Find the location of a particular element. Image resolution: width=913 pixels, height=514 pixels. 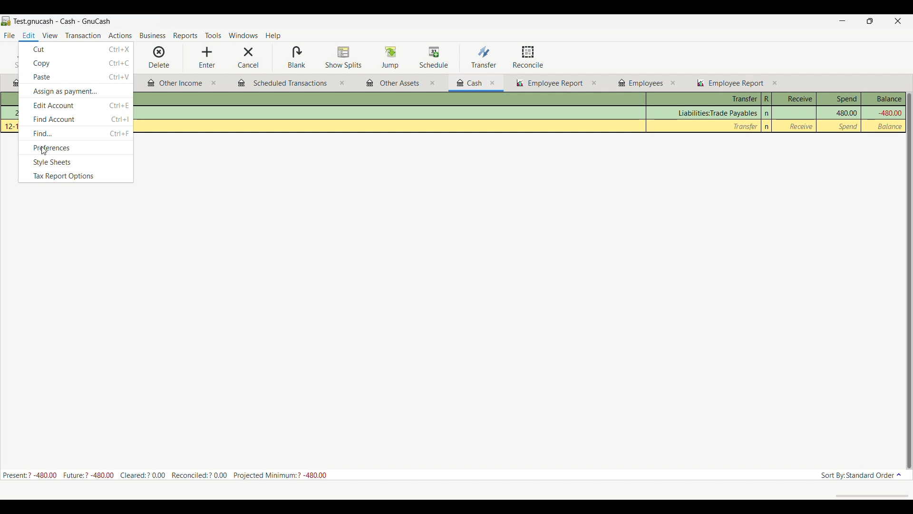

Tax report options is located at coordinates (76, 177).